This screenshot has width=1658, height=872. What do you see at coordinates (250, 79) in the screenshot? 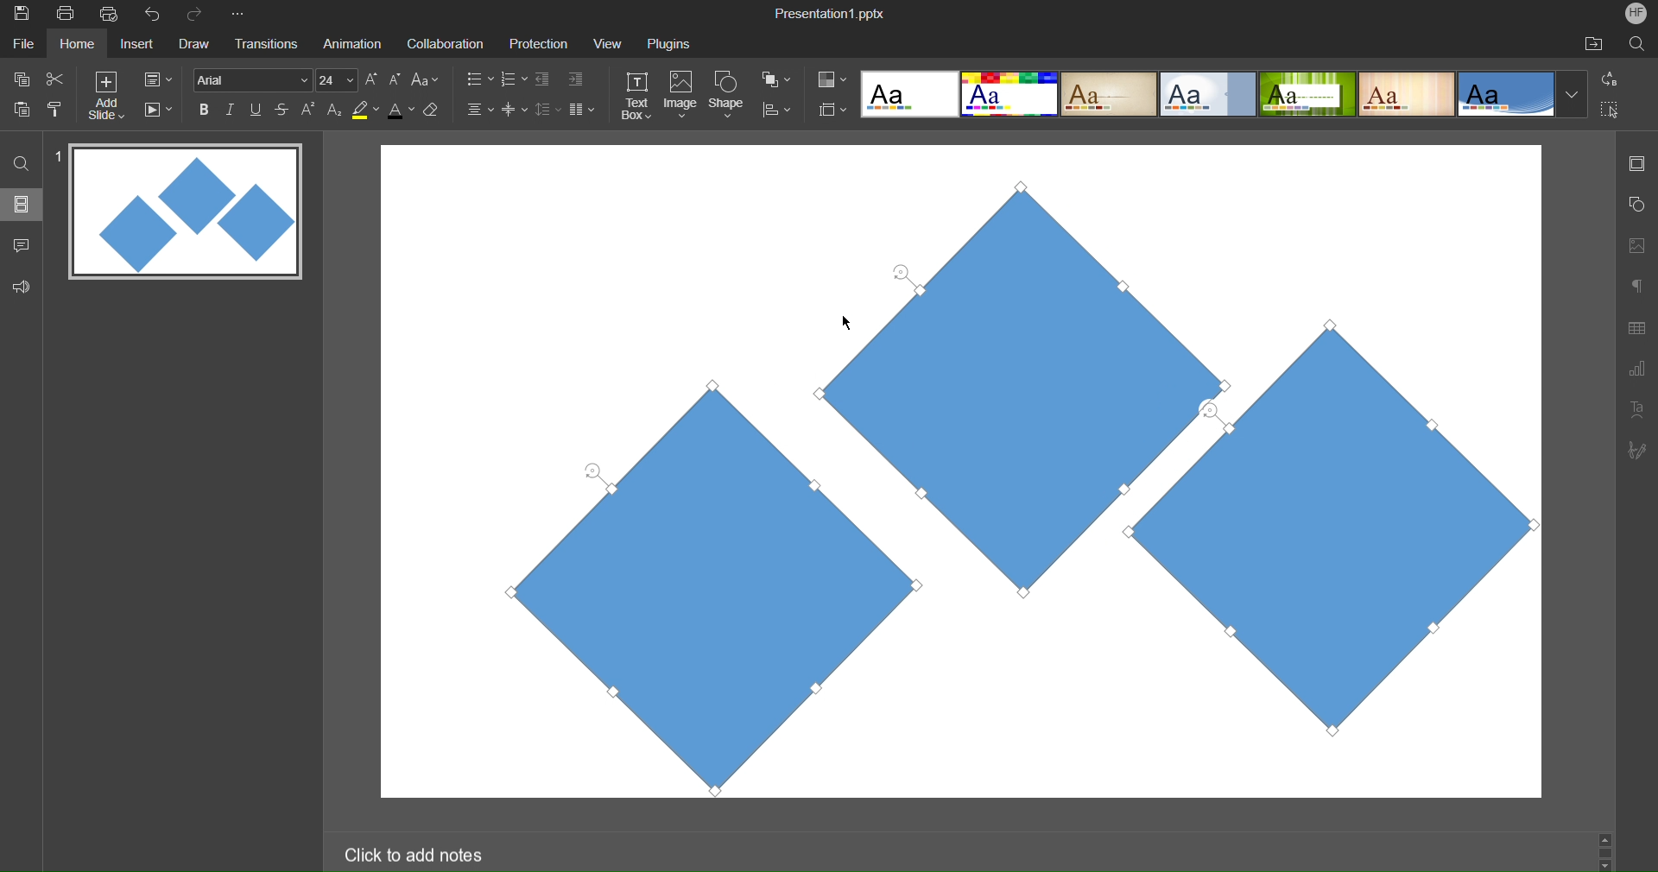
I see `Font` at bounding box center [250, 79].